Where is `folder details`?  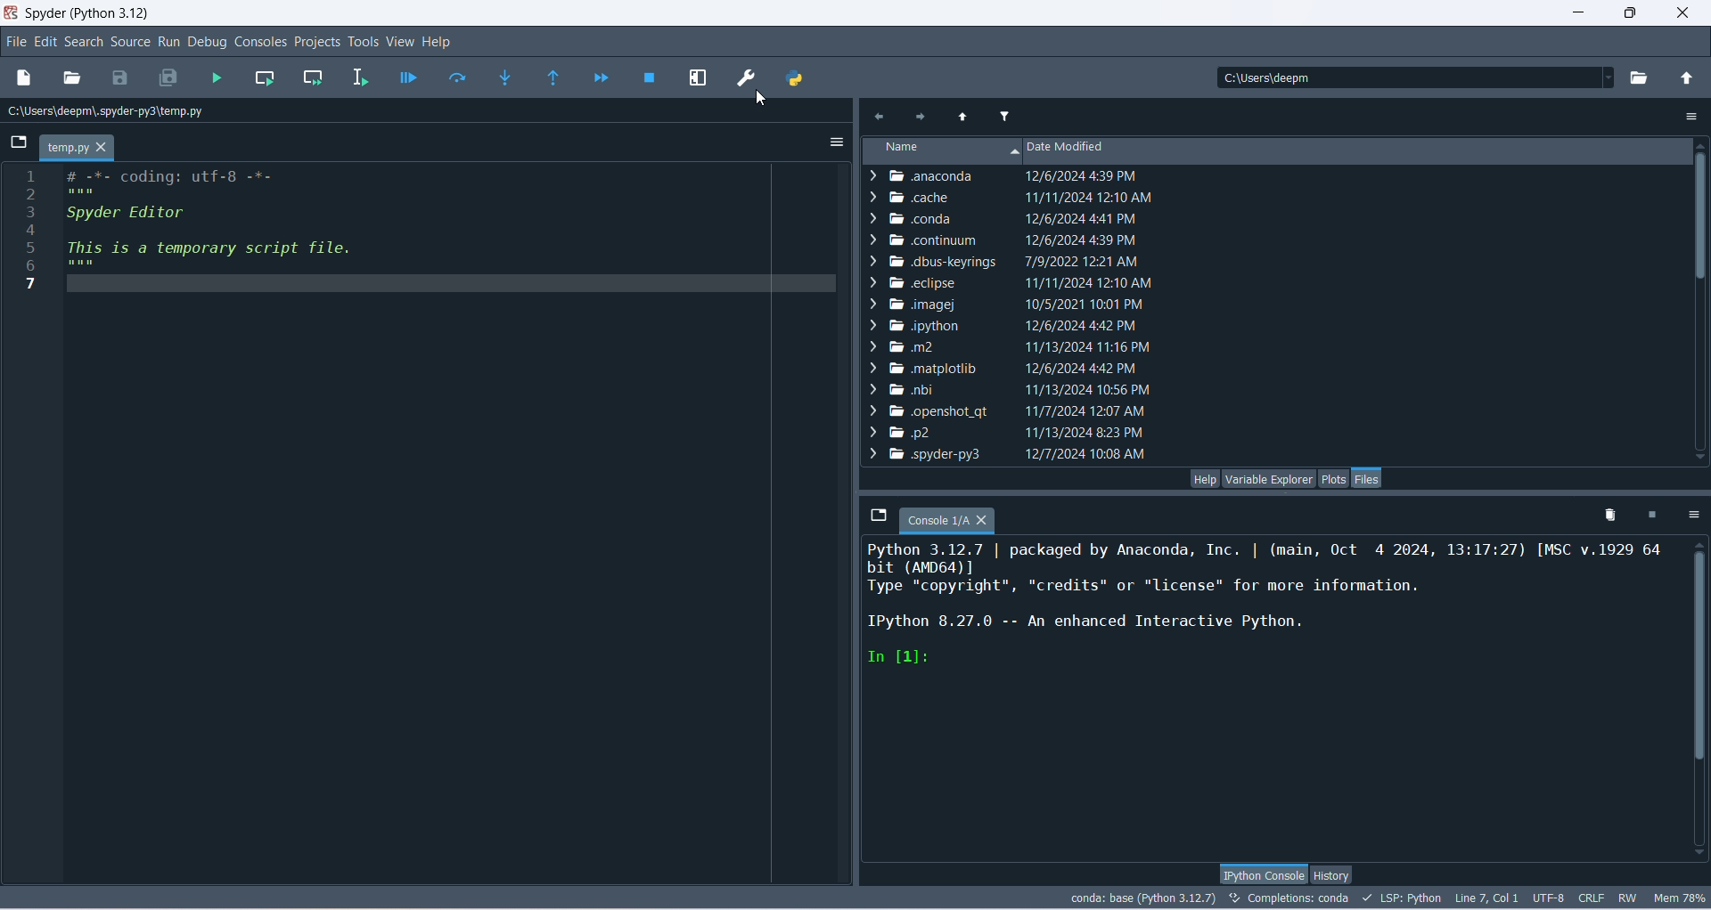
folder details is located at coordinates (1007, 280).